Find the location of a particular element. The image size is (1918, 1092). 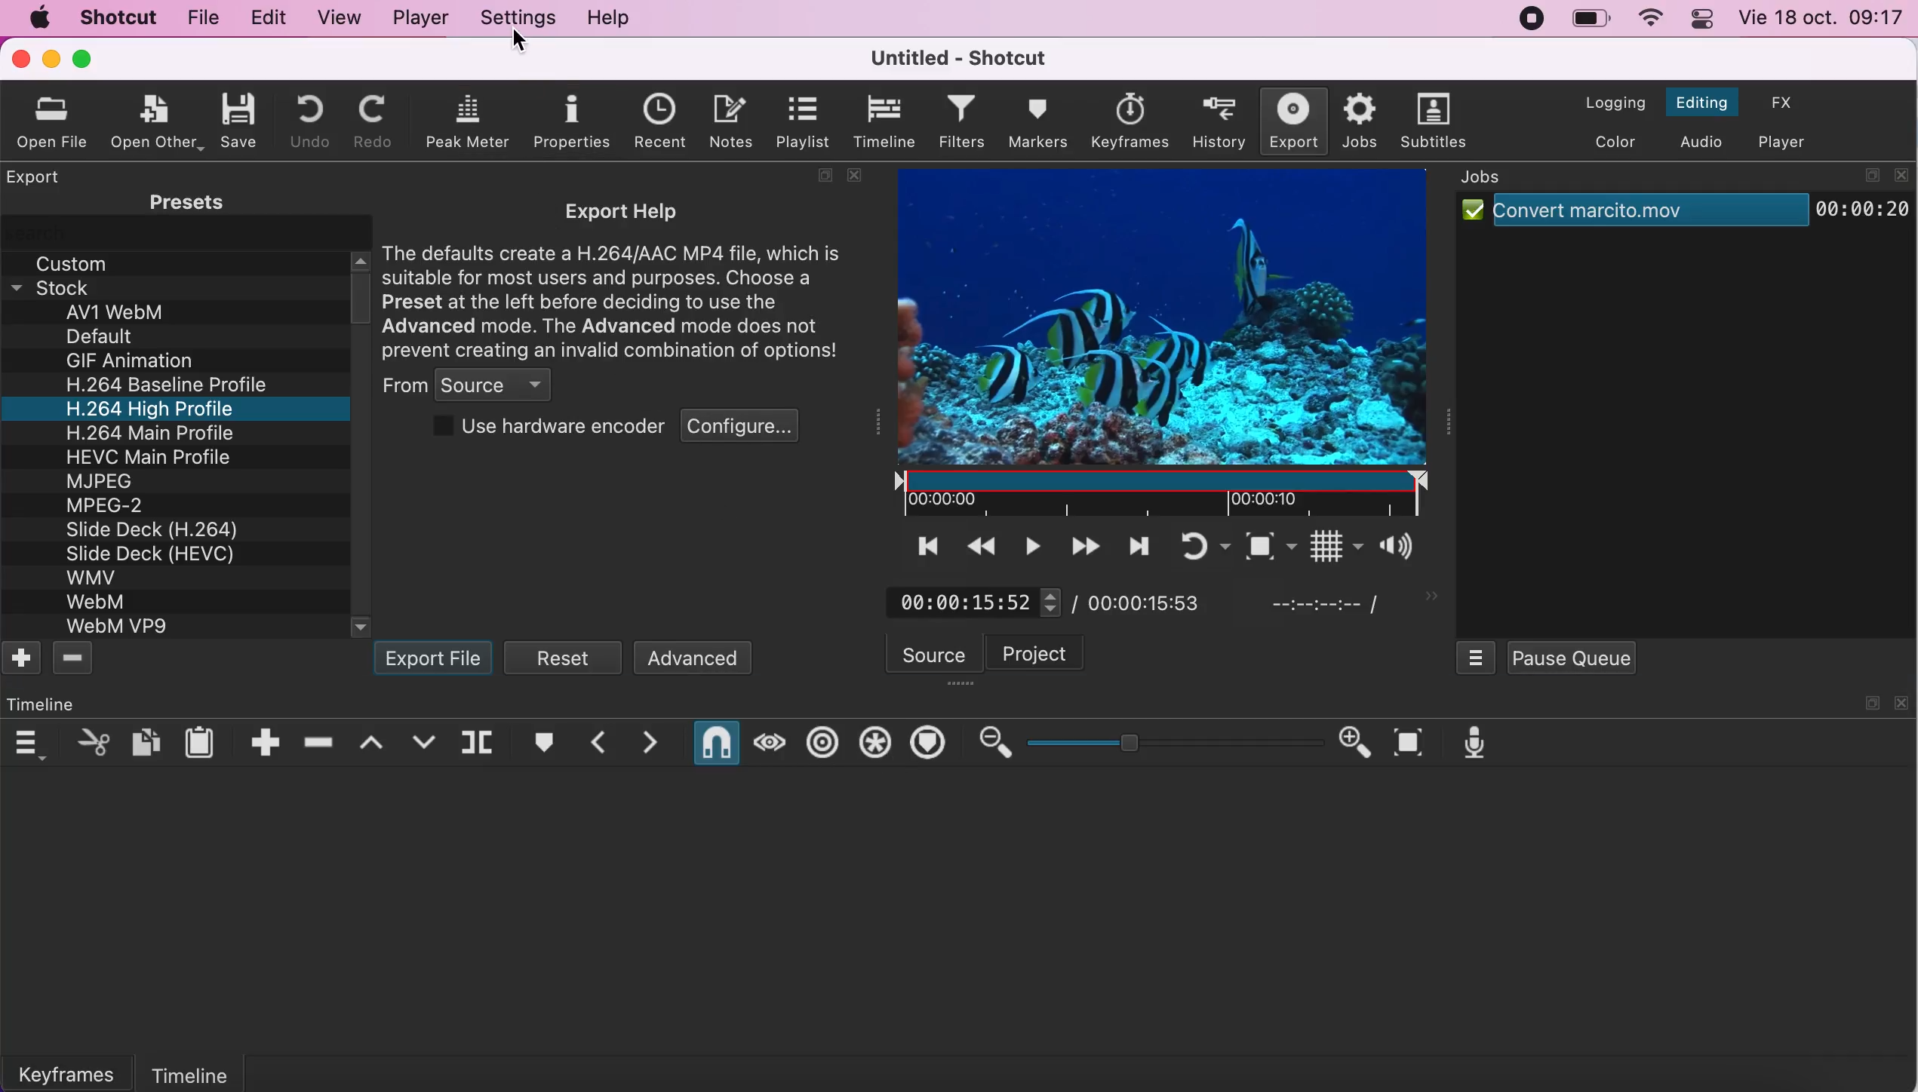

filters is located at coordinates (963, 122).